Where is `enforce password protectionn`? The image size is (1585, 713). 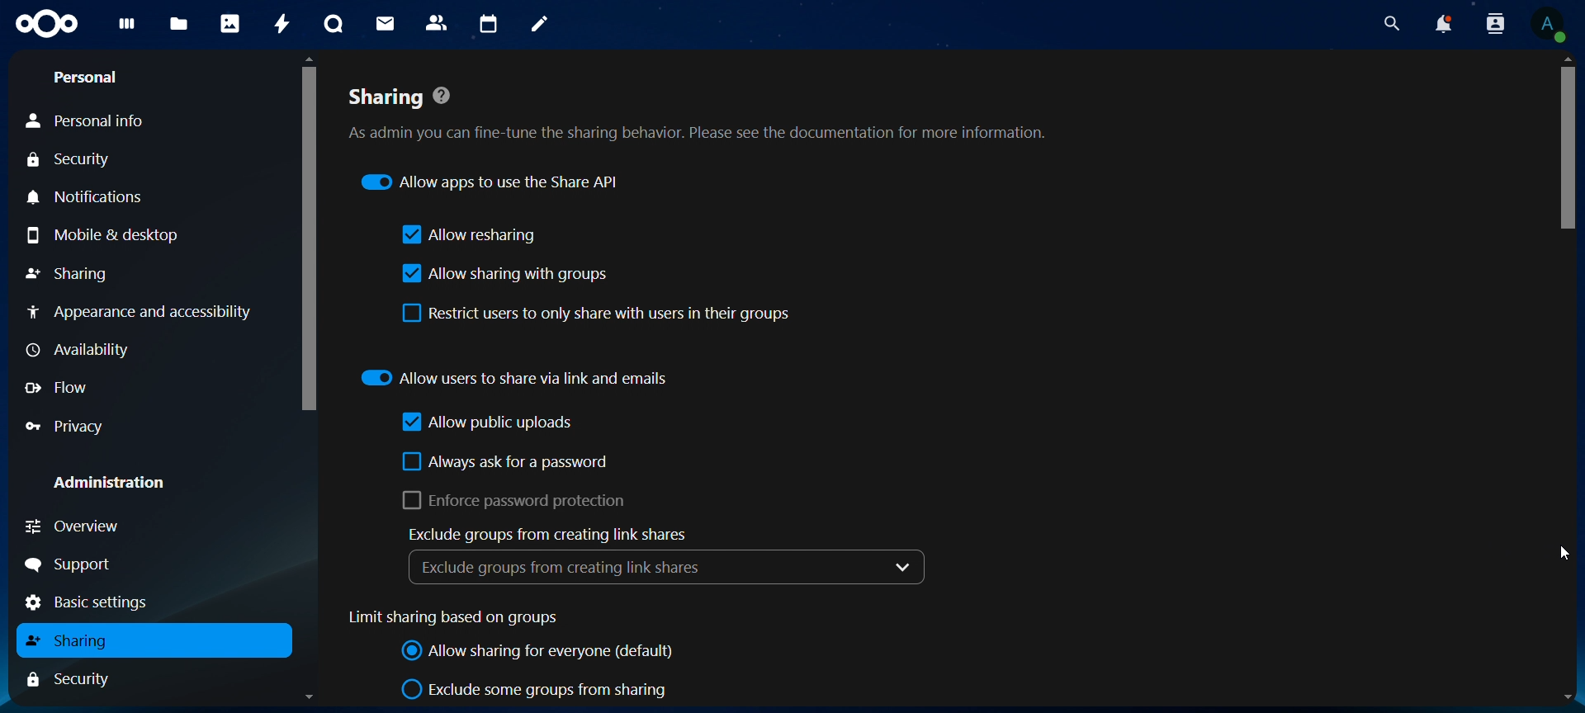 enforce password protectionn is located at coordinates (512, 499).